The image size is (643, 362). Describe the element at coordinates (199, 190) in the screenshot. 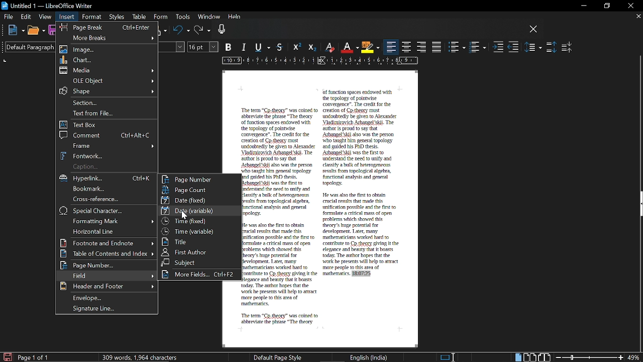

I see `Page count` at that location.